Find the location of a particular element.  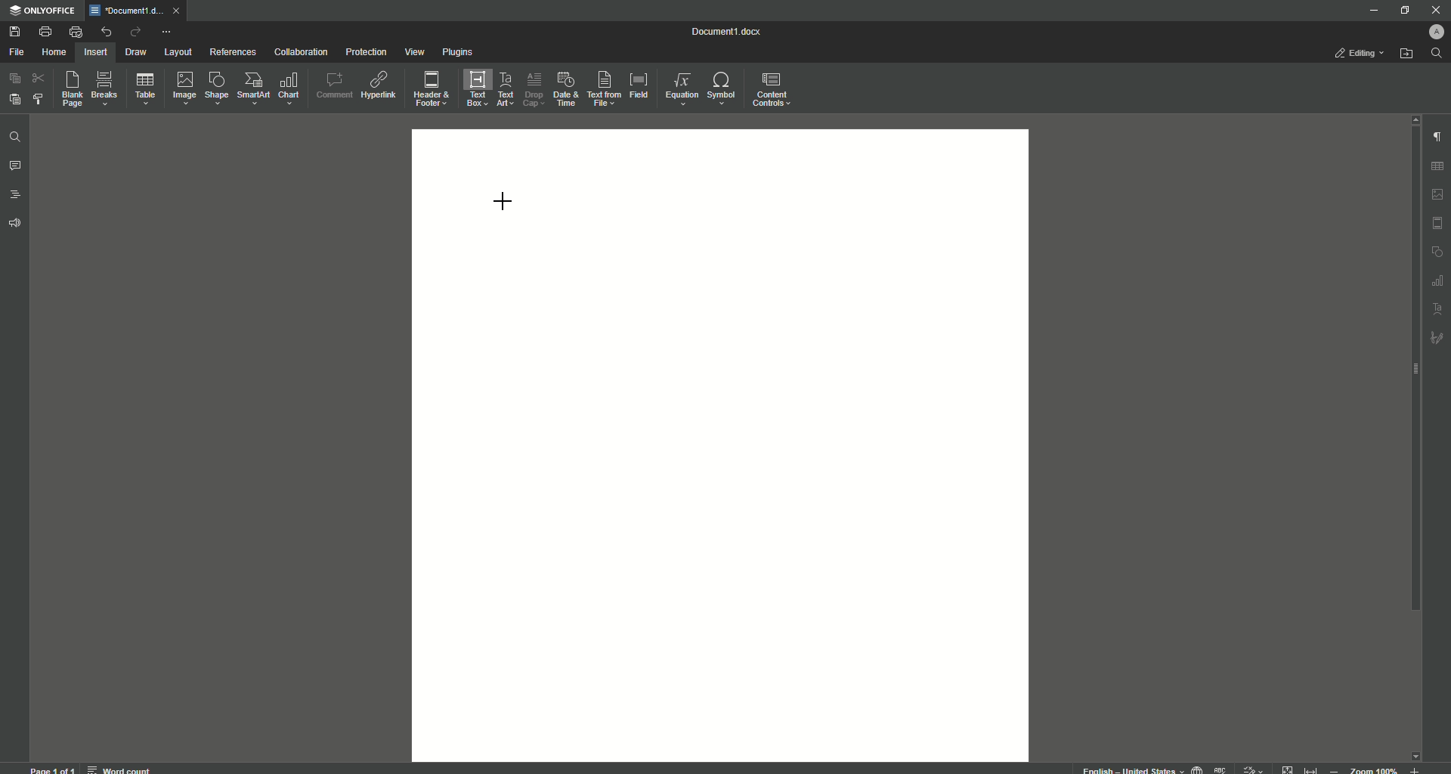

Paste is located at coordinates (14, 98).